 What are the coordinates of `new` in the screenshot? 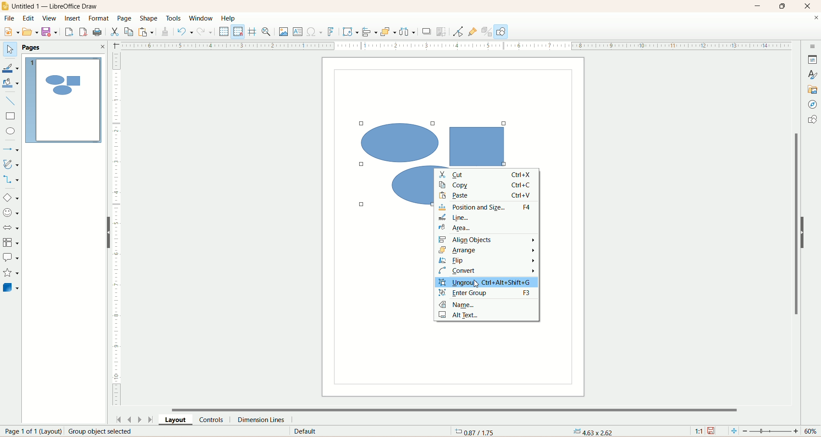 It's located at (12, 31).